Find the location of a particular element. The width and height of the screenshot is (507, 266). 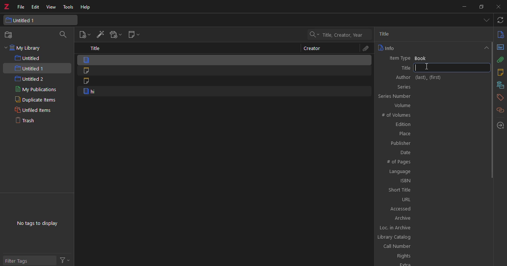

Edition is located at coordinates (432, 125).